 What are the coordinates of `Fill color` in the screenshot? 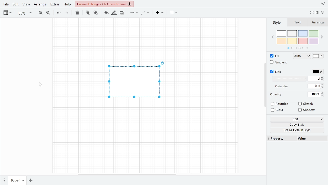 It's located at (106, 13).